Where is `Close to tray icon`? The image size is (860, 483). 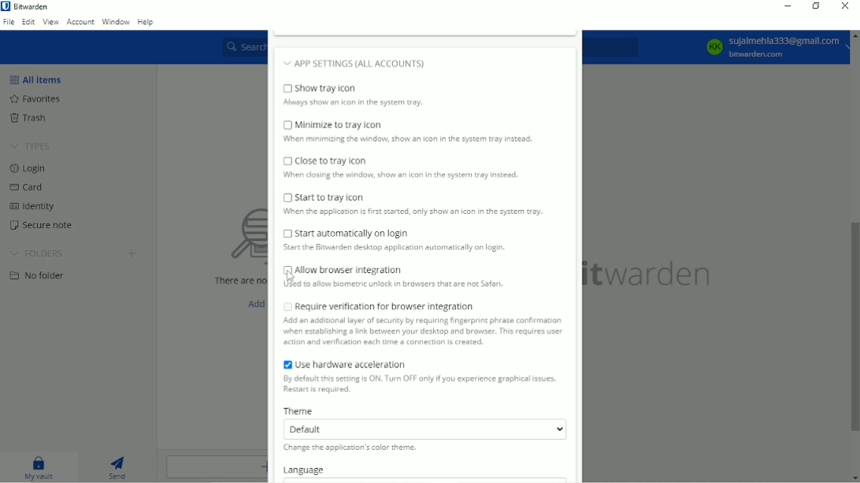
Close to tray icon is located at coordinates (326, 160).